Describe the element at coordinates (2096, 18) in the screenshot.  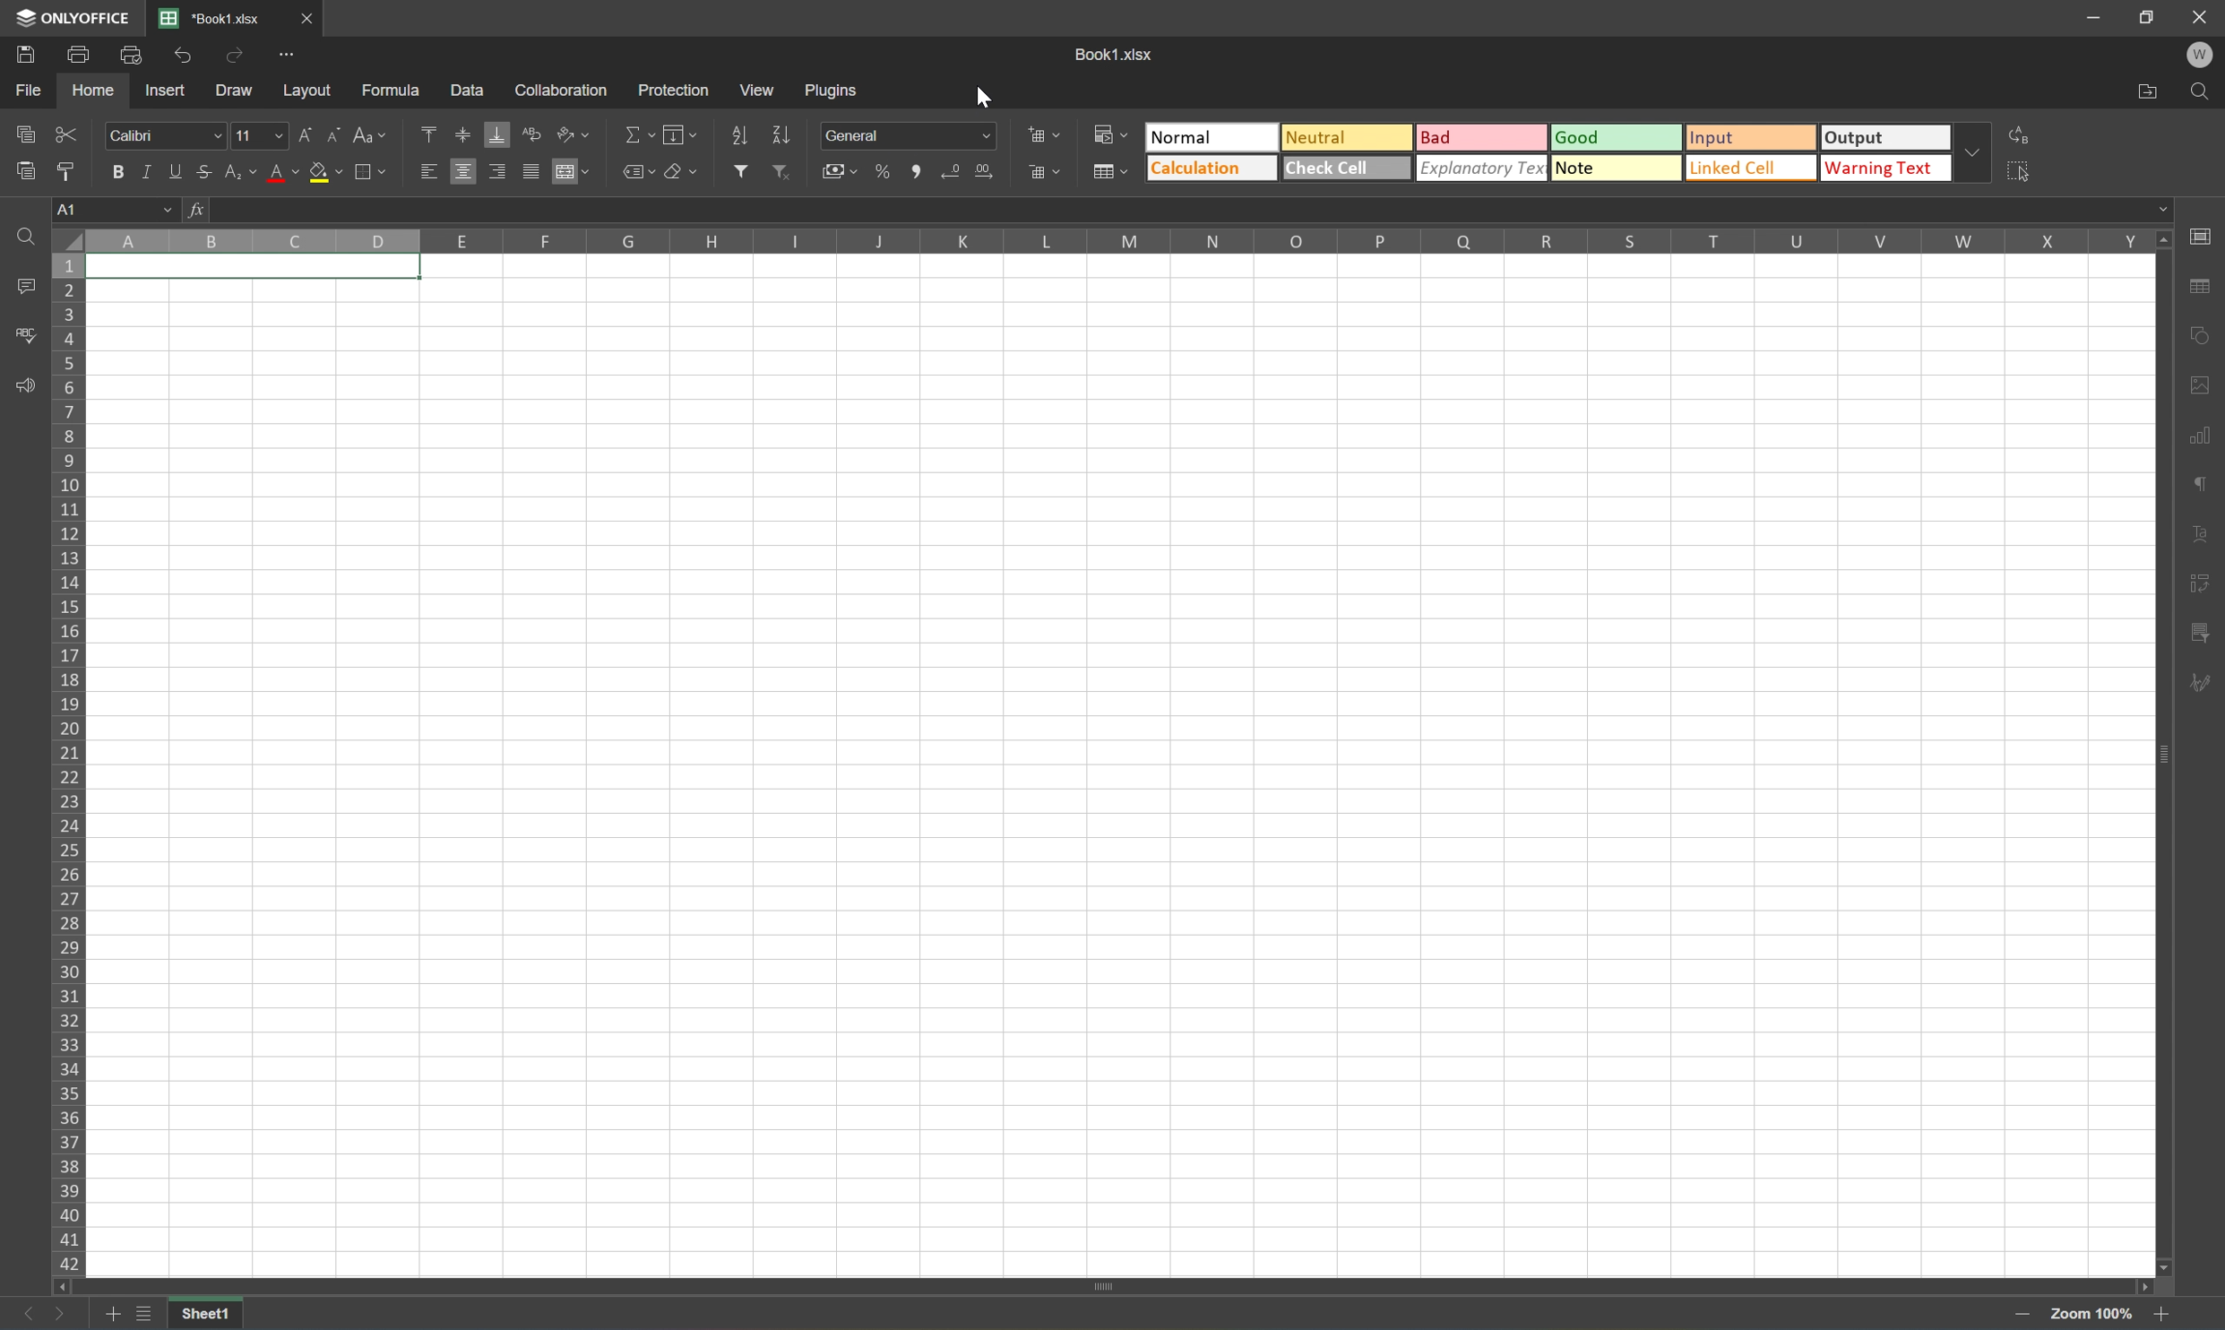
I see `Minimize` at that location.